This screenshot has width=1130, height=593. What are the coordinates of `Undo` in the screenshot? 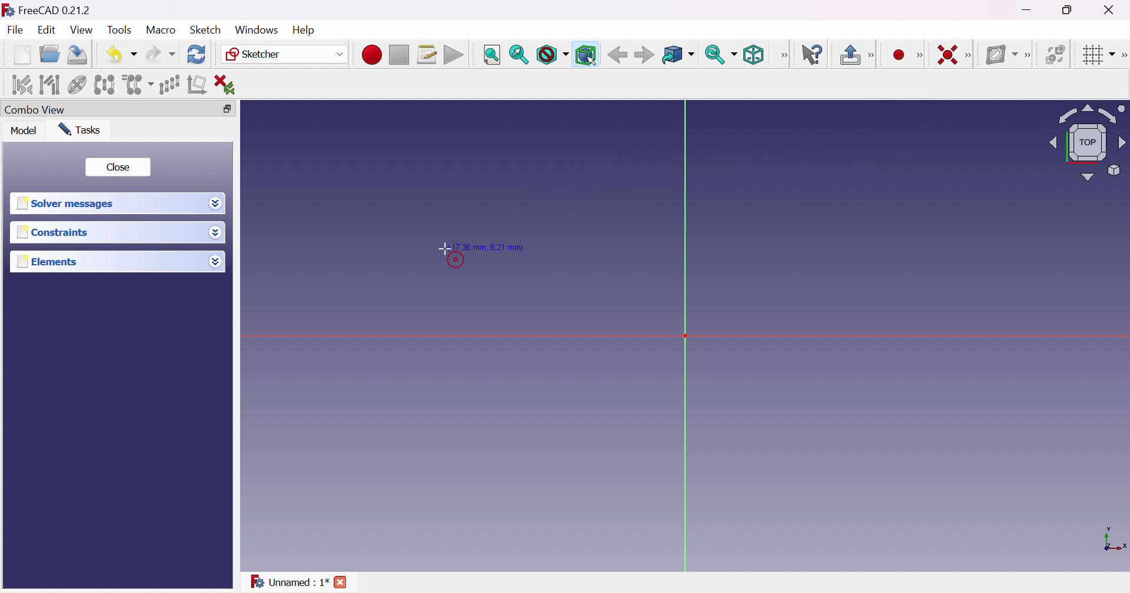 It's located at (121, 55).